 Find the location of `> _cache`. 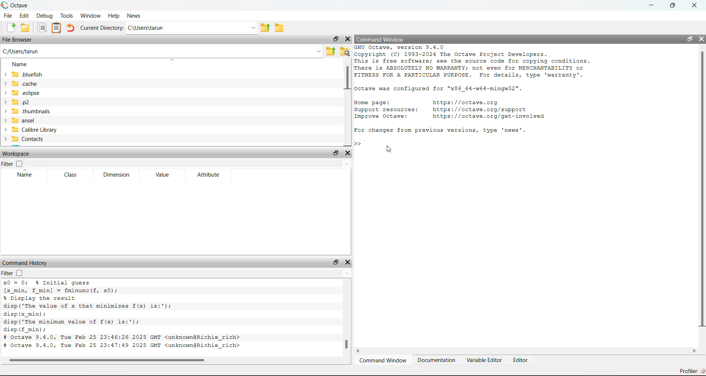

> _cache is located at coordinates (22, 84).